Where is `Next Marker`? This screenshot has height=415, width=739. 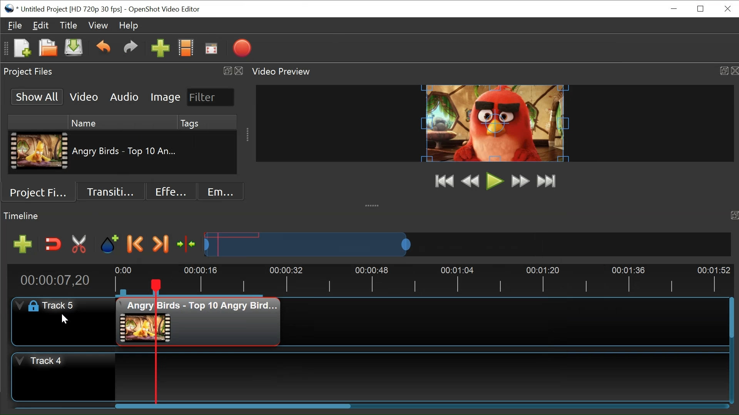 Next Marker is located at coordinates (161, 244).